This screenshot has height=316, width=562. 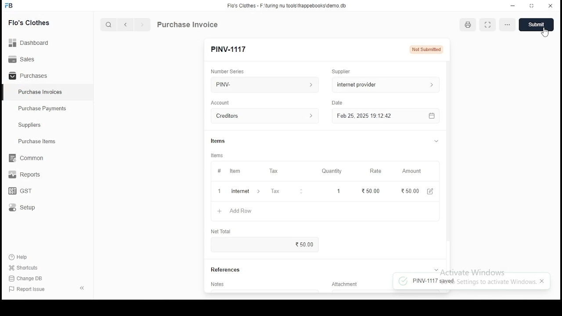 What do you see at coordinates (226, 270) in the screenshot?
I see `references` at bounding box center [226, 270].